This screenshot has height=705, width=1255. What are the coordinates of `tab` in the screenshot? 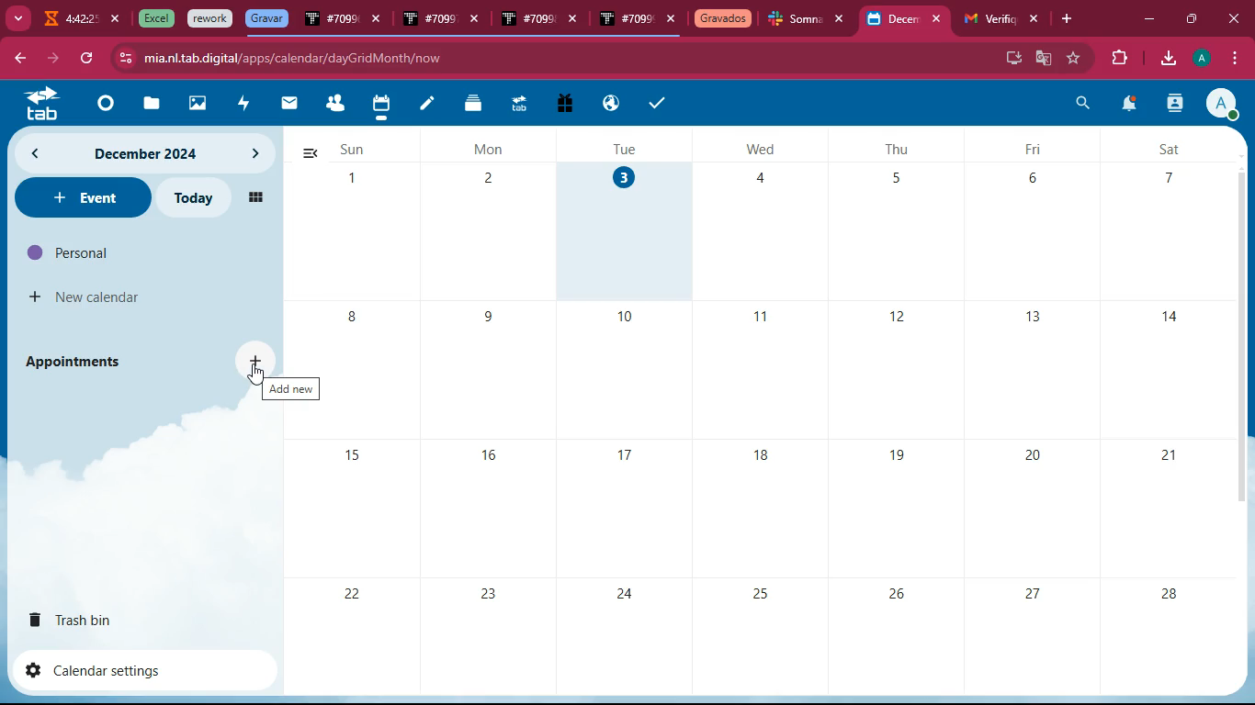 It's located at (626, 21).